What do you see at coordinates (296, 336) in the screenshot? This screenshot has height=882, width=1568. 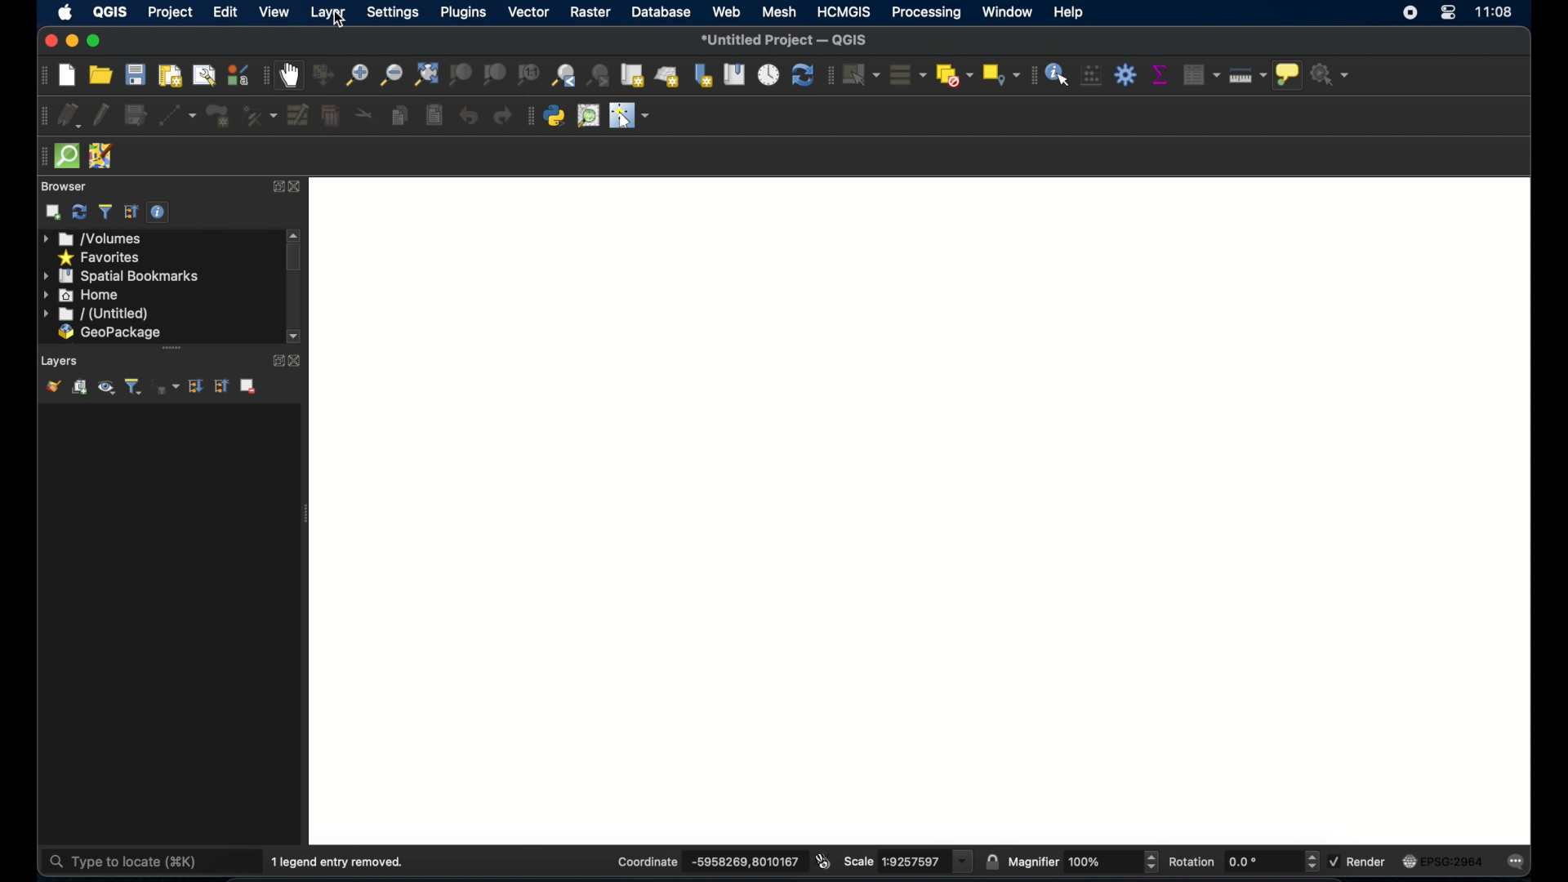 I see `scroll down arrow` at bounding box center [296, 336].